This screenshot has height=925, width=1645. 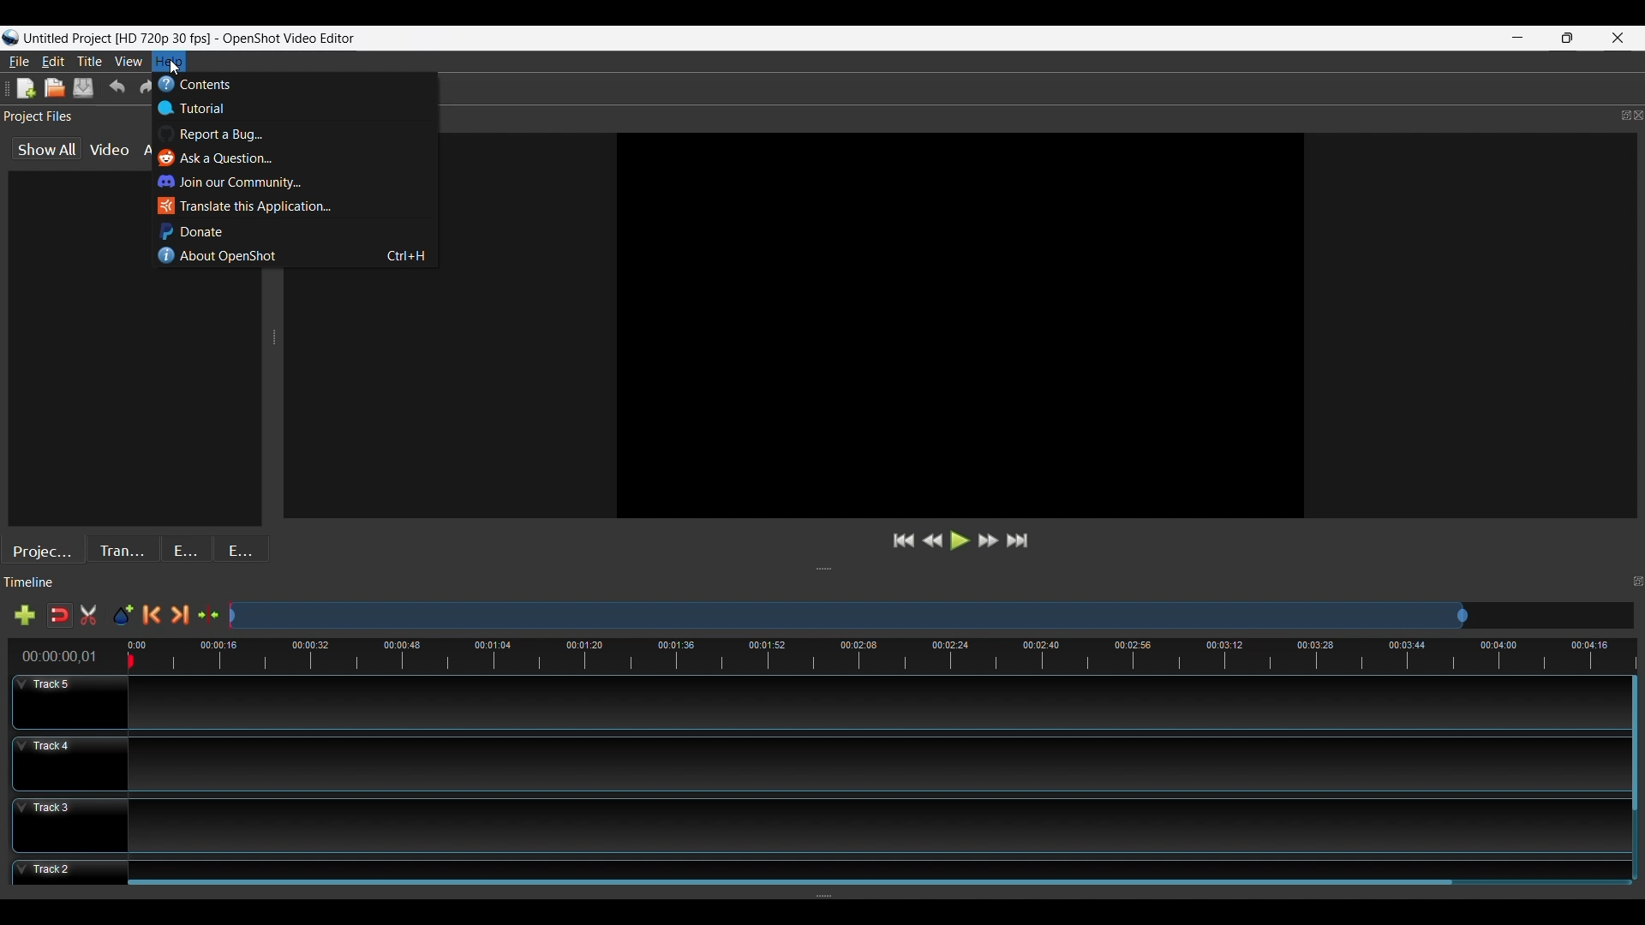 I want to click on Track Header, so click(x=71, y=702).